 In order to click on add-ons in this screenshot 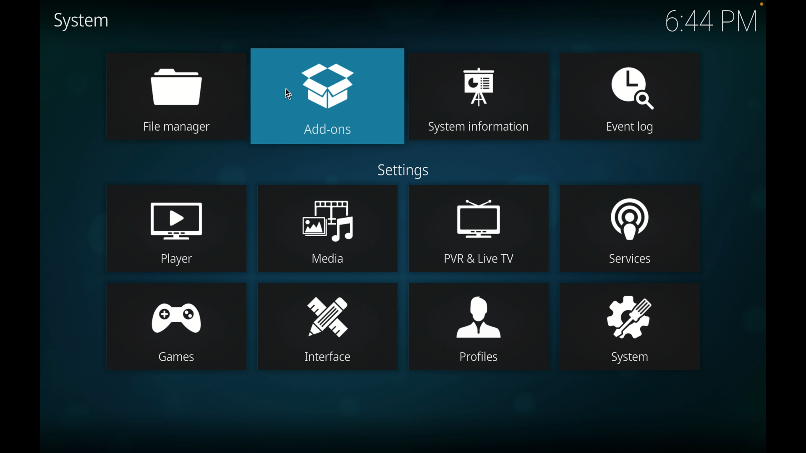, I will do `click(327, 96)`.